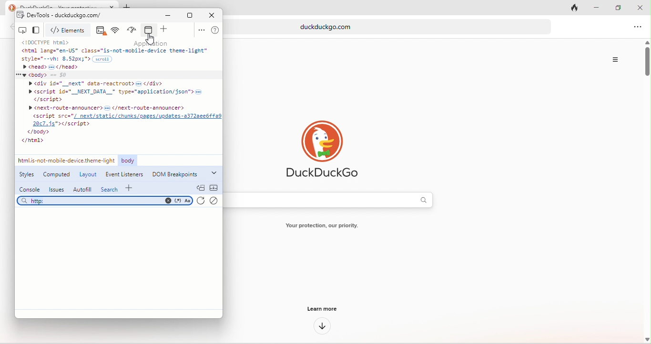 This screenshot has width=651, height=344. What do you see at coordinates (215, 30) in the screenshot?
I see `help` at bounding box center [215, 30].